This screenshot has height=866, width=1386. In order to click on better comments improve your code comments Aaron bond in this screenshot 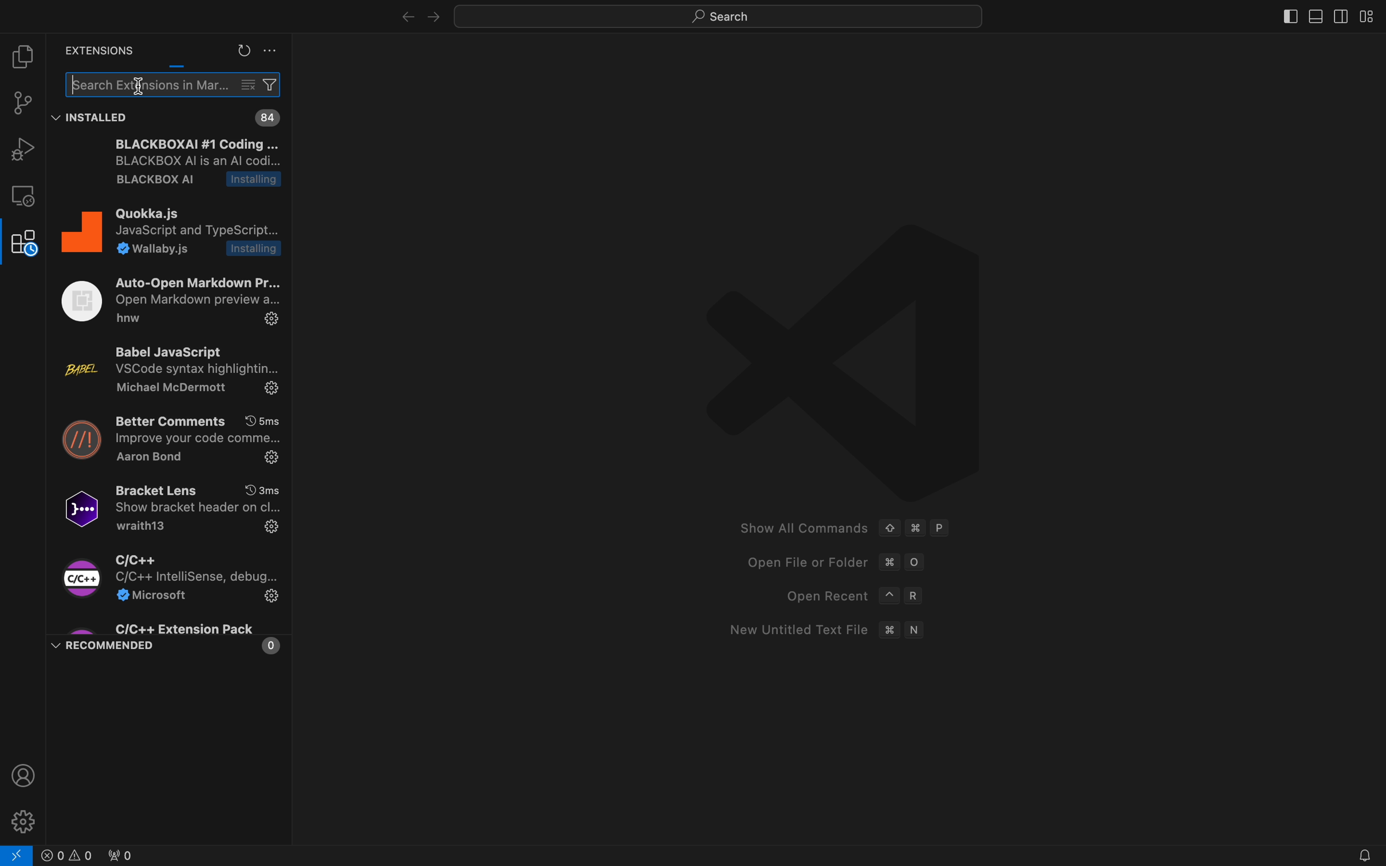, I will do `click(171, 440)`.